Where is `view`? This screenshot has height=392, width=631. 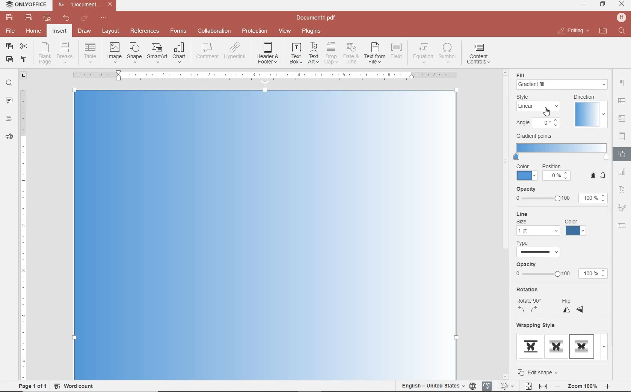
view is located at coordinates (285, 31).